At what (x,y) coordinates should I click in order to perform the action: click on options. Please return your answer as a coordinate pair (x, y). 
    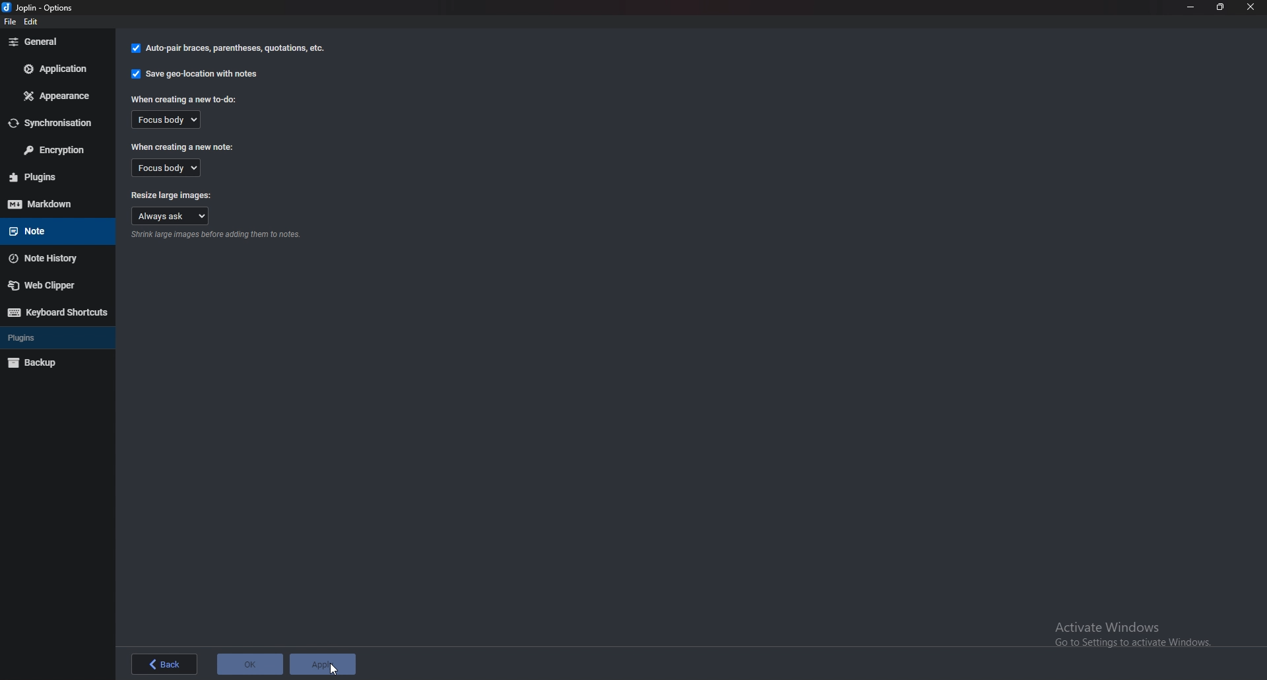
    Looking at the image, I should click on (44, 7).